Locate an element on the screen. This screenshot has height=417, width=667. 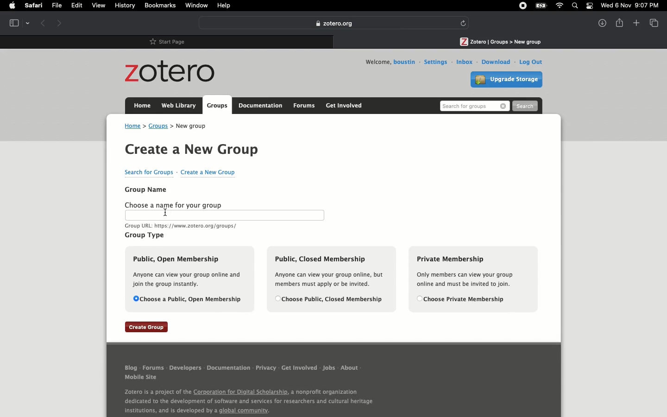
Bookmarks is located at coordinates (160, 6).